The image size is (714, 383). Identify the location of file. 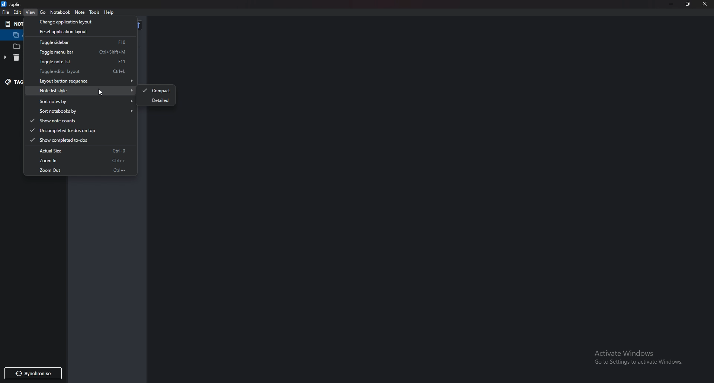
(5, 13).